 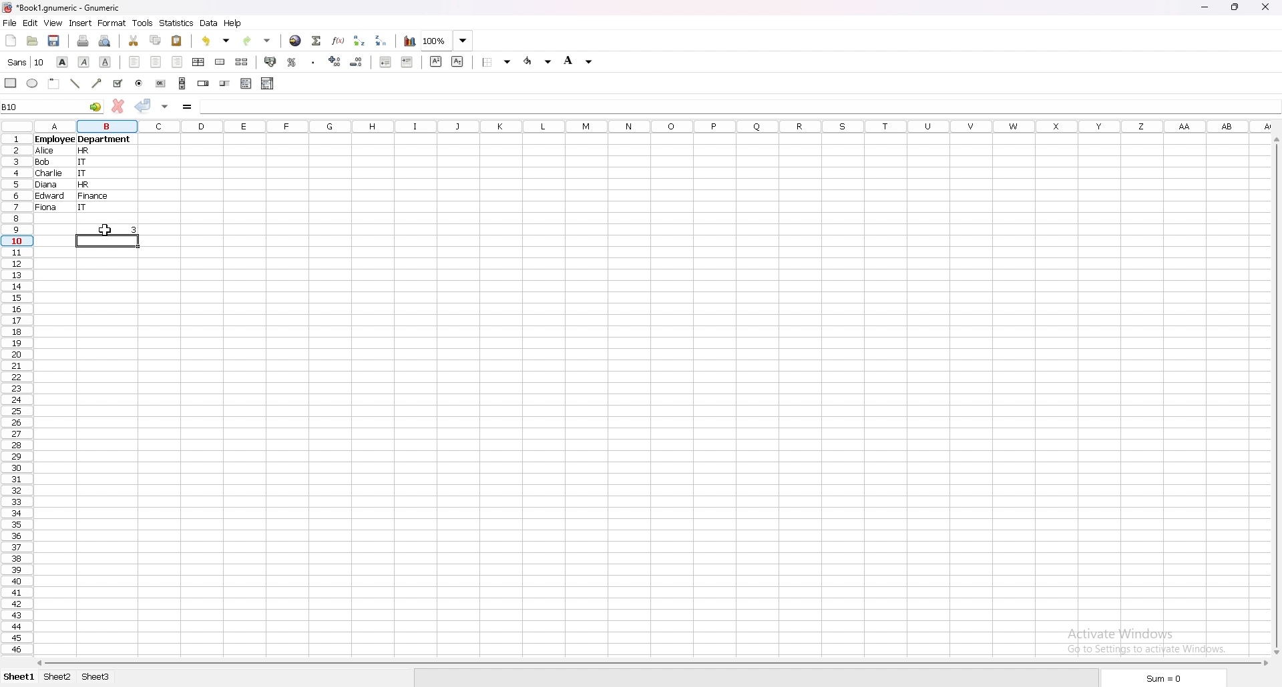 What do you see at coordinates (234, 23) in the screenshot?
I see `help` at bounding box center [234, 23].